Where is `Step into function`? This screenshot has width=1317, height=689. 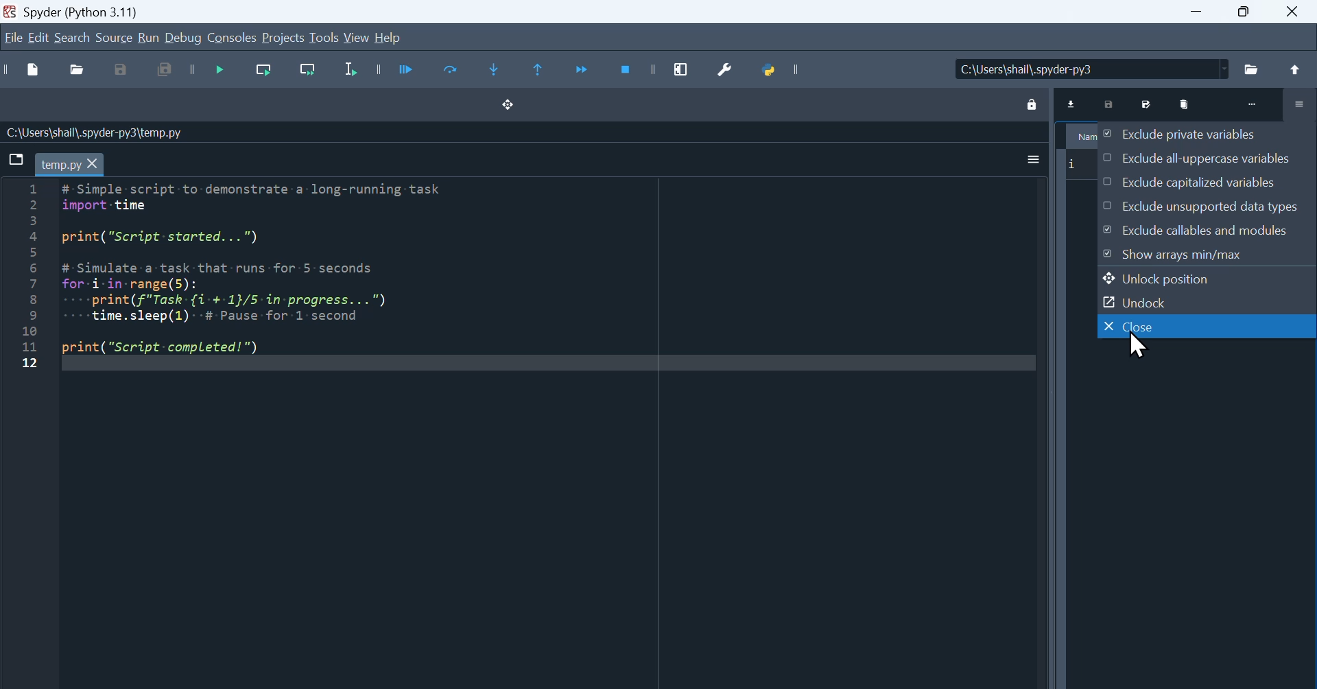 Step into function is located at coordinates (495, 72).